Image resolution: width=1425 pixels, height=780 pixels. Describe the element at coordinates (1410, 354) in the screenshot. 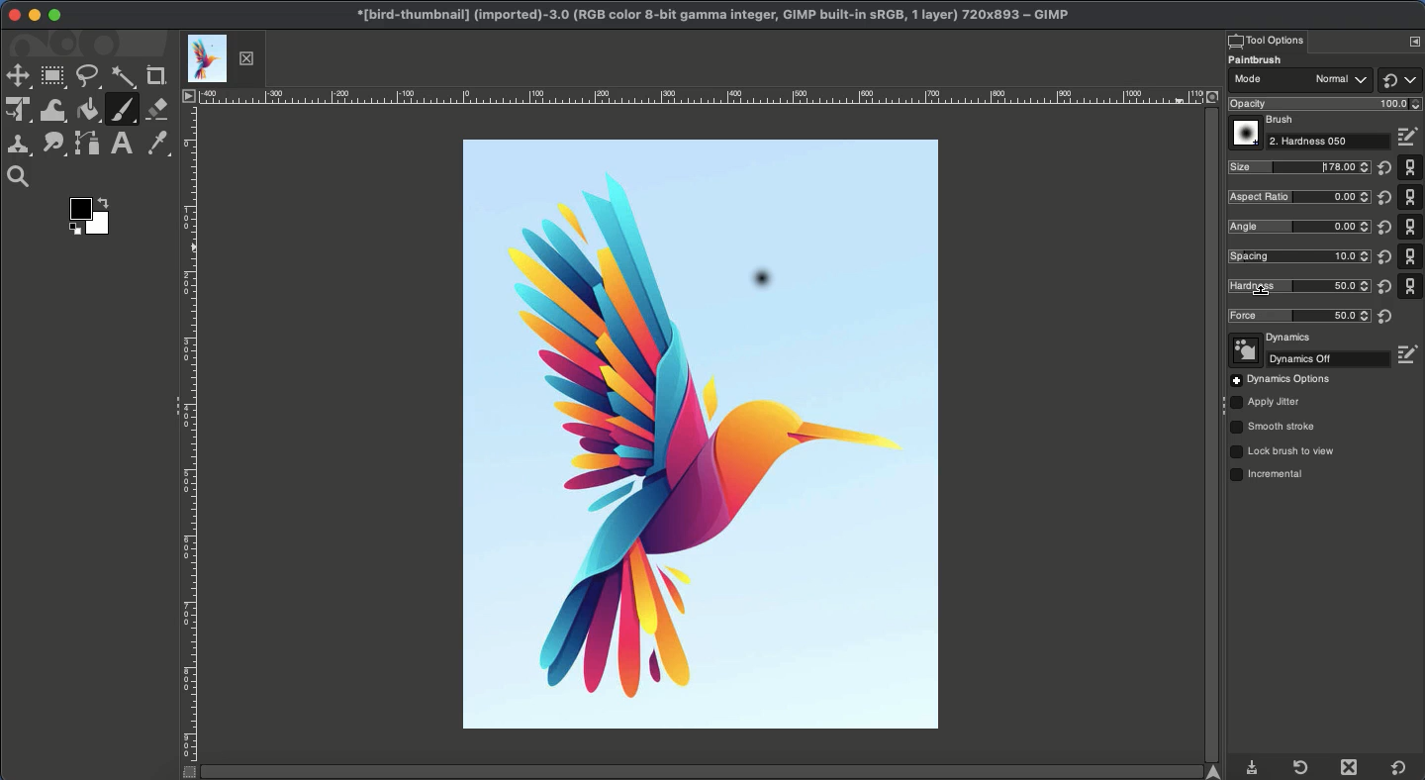

I see `Edit` at that location.